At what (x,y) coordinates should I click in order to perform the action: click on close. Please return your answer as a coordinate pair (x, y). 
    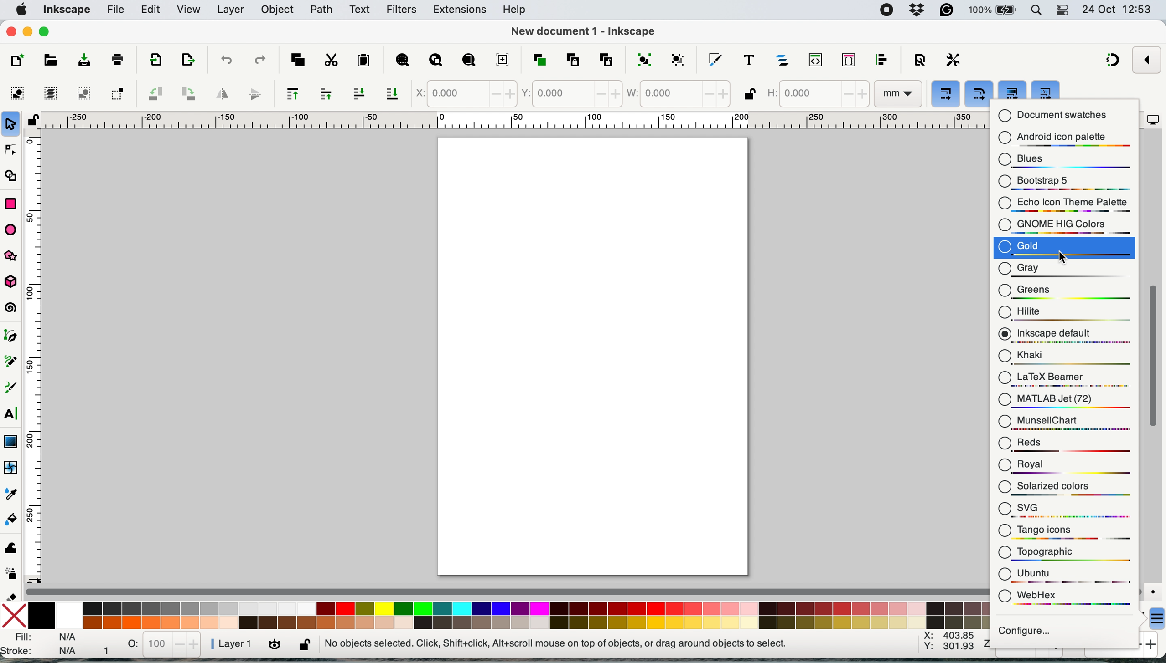
    Looking at the image, I should click on (13, 33).